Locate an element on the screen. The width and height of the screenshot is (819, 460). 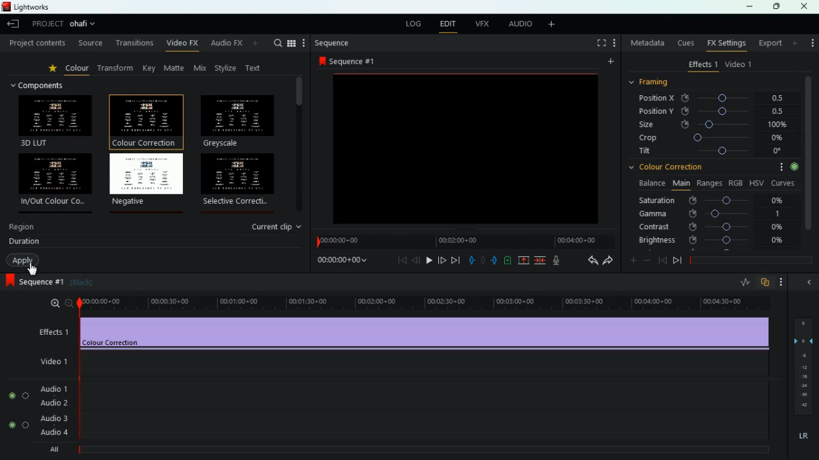
more is located at coordinates (610, 61).